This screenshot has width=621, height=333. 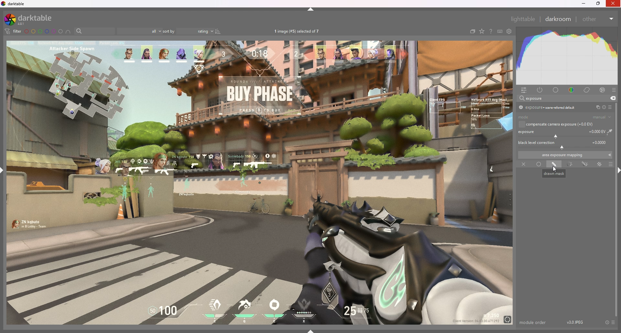 What do you see at coordinates (554, 165) in the screenshot?
I see `drawn mask` at bounding box center [554, 165].